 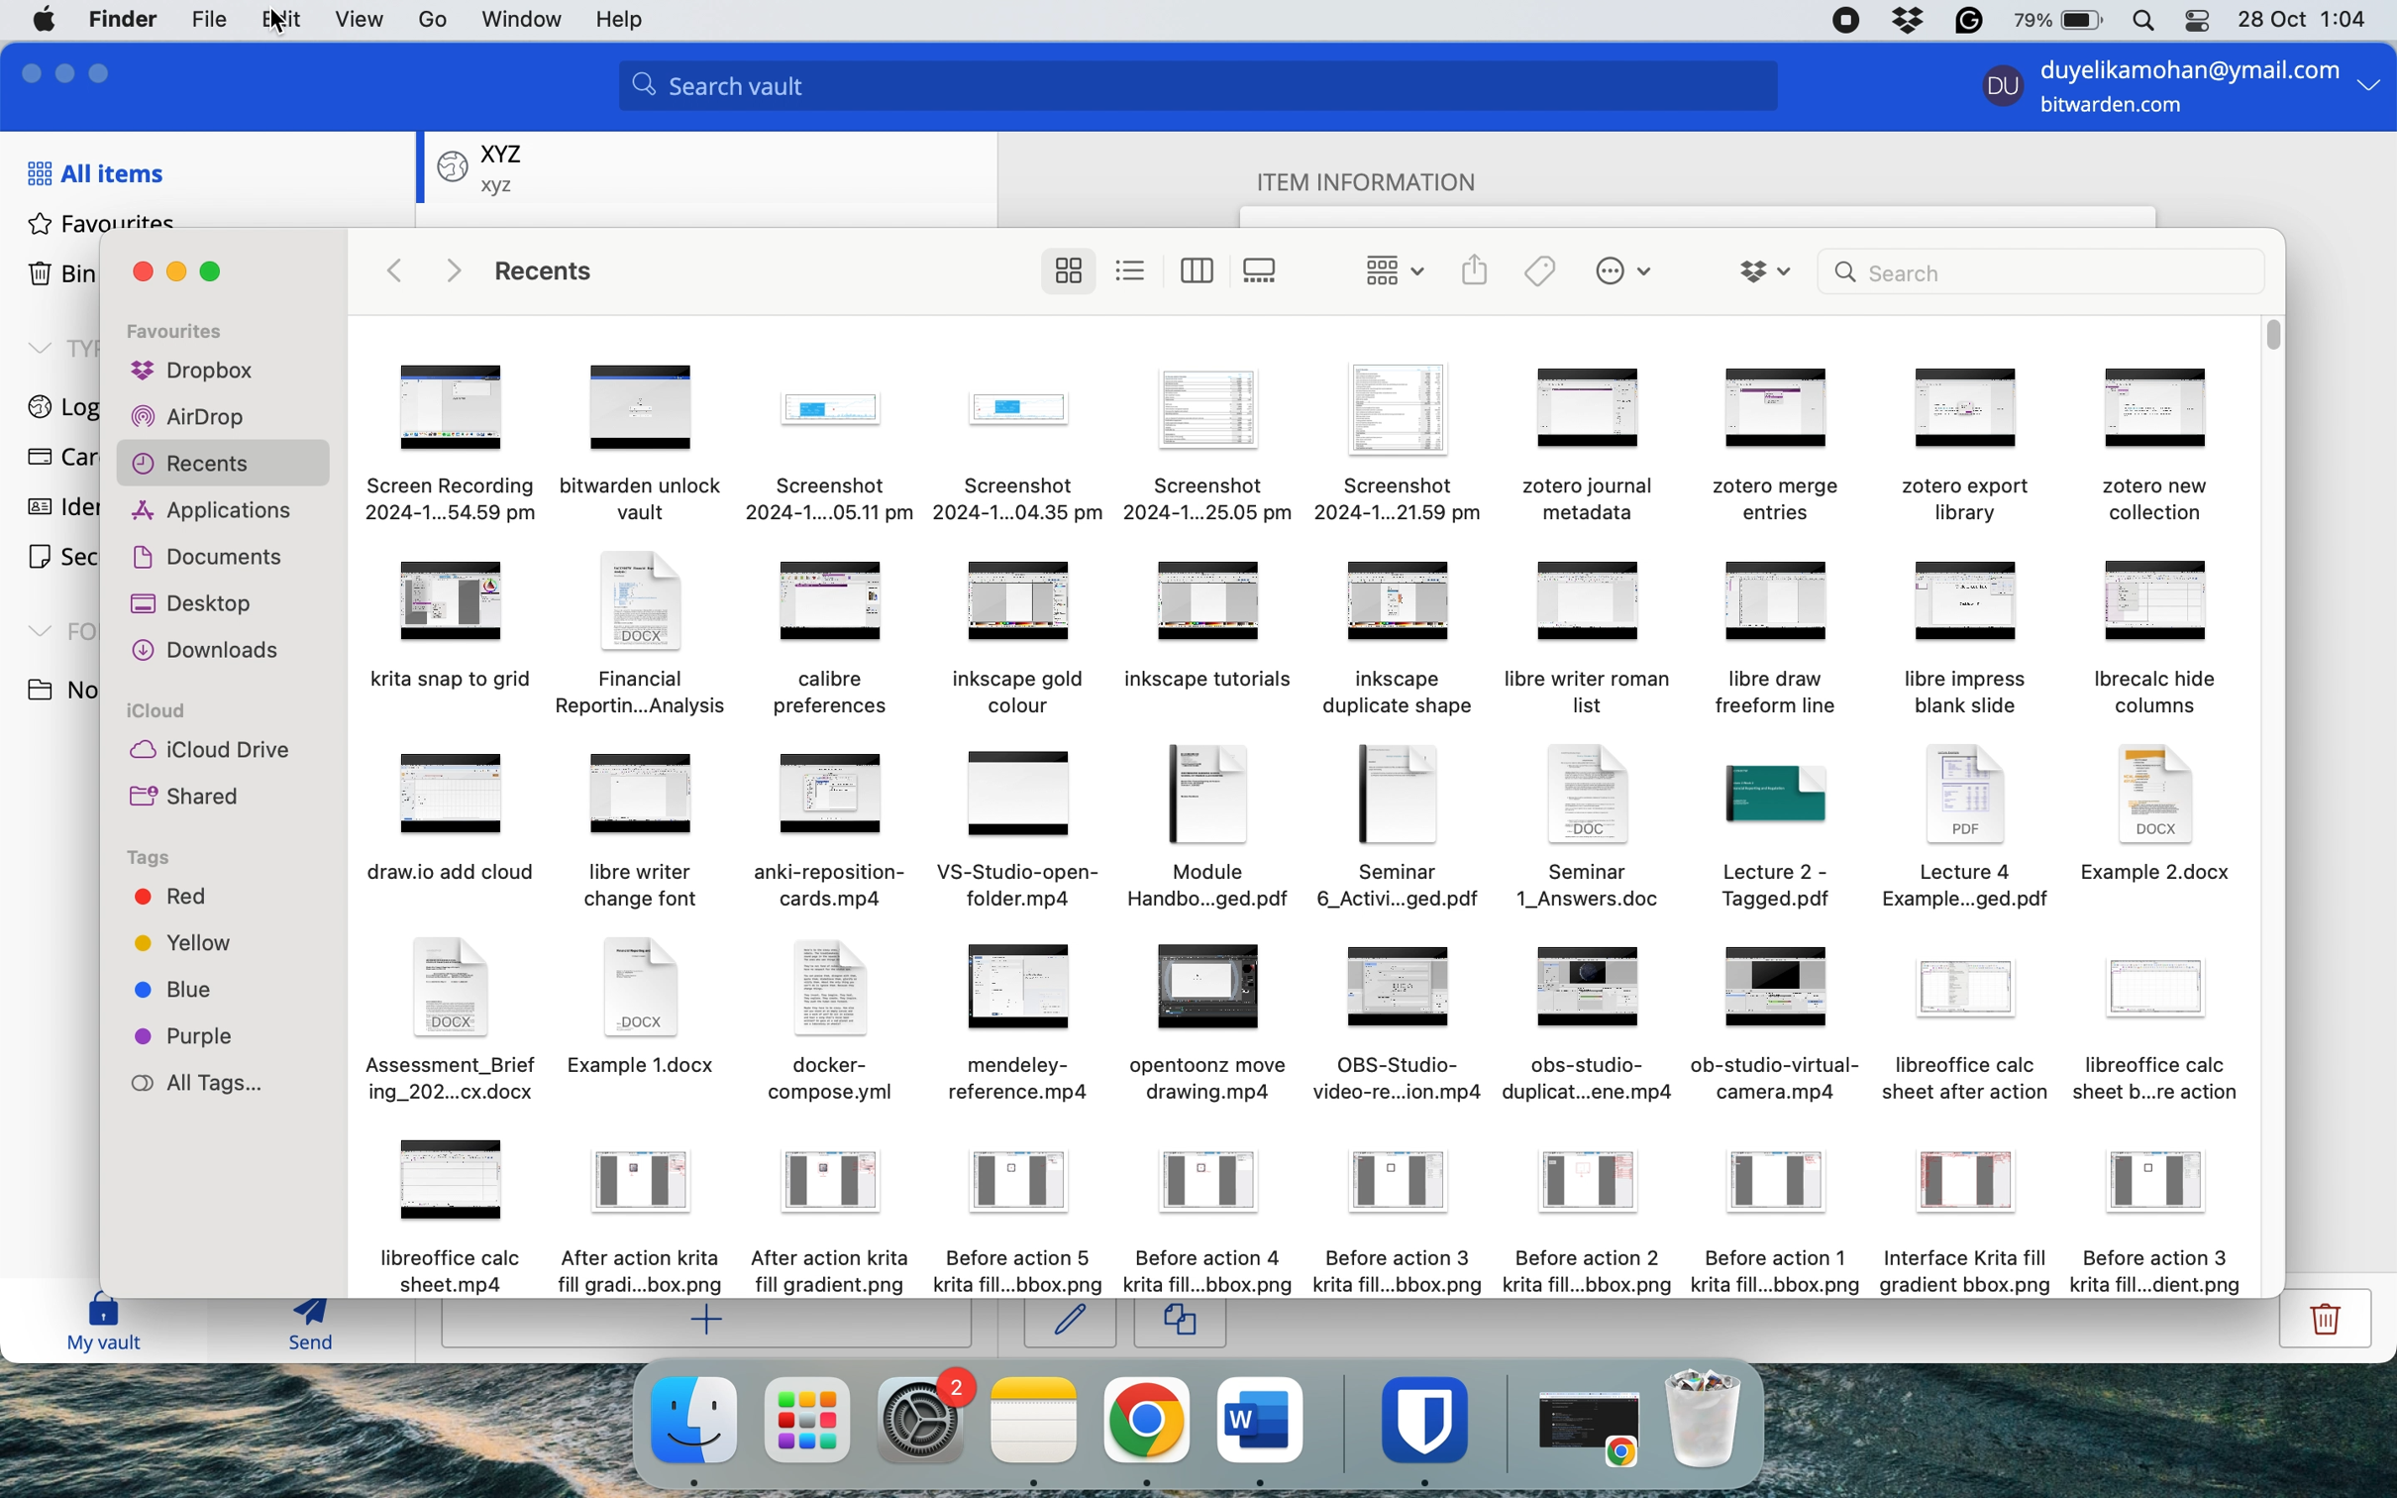 I want to click on maximise, so click(x=220, y=271).